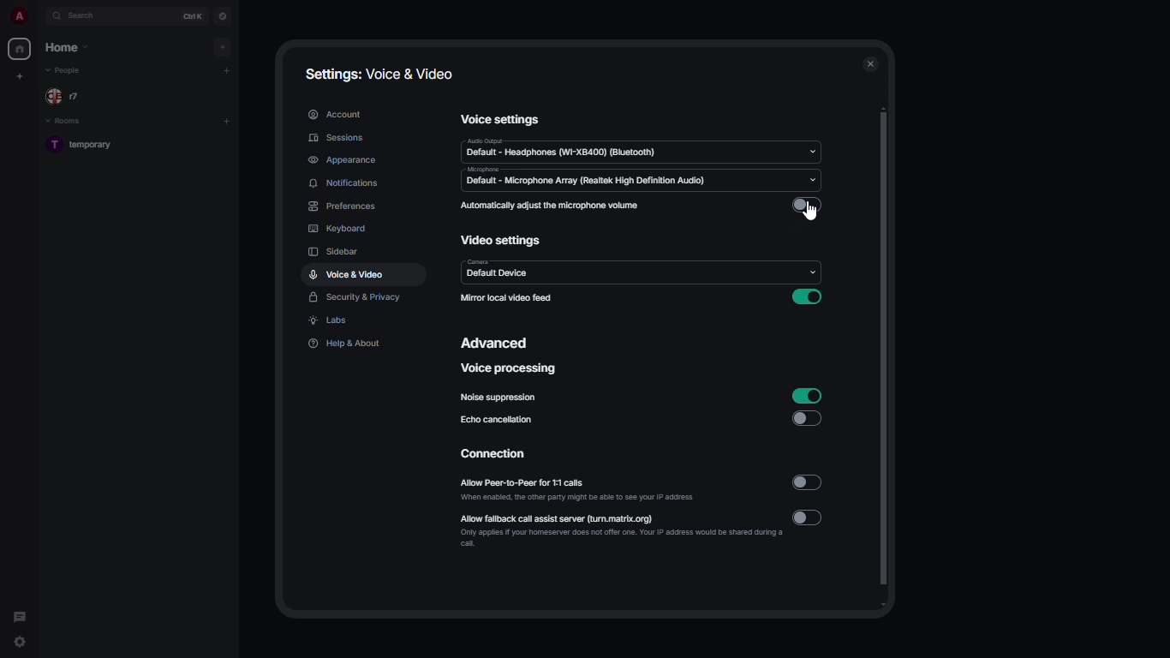 The width and height of the screenshot is (1170, 658). Describe the element at coordinates (224, 18) in the screenshot. I see `navigator` at that location.